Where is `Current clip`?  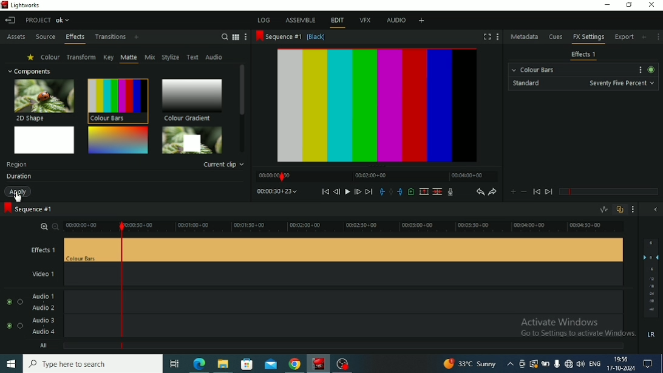 Current clip is located at coordinates (224, 165).